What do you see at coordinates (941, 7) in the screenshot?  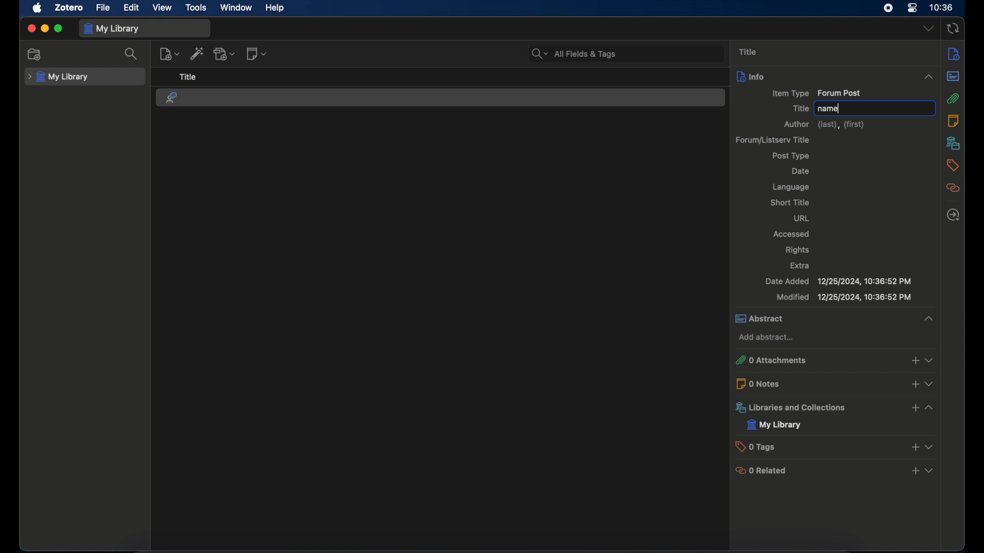 I see `time` at bounding box center [941, 7].